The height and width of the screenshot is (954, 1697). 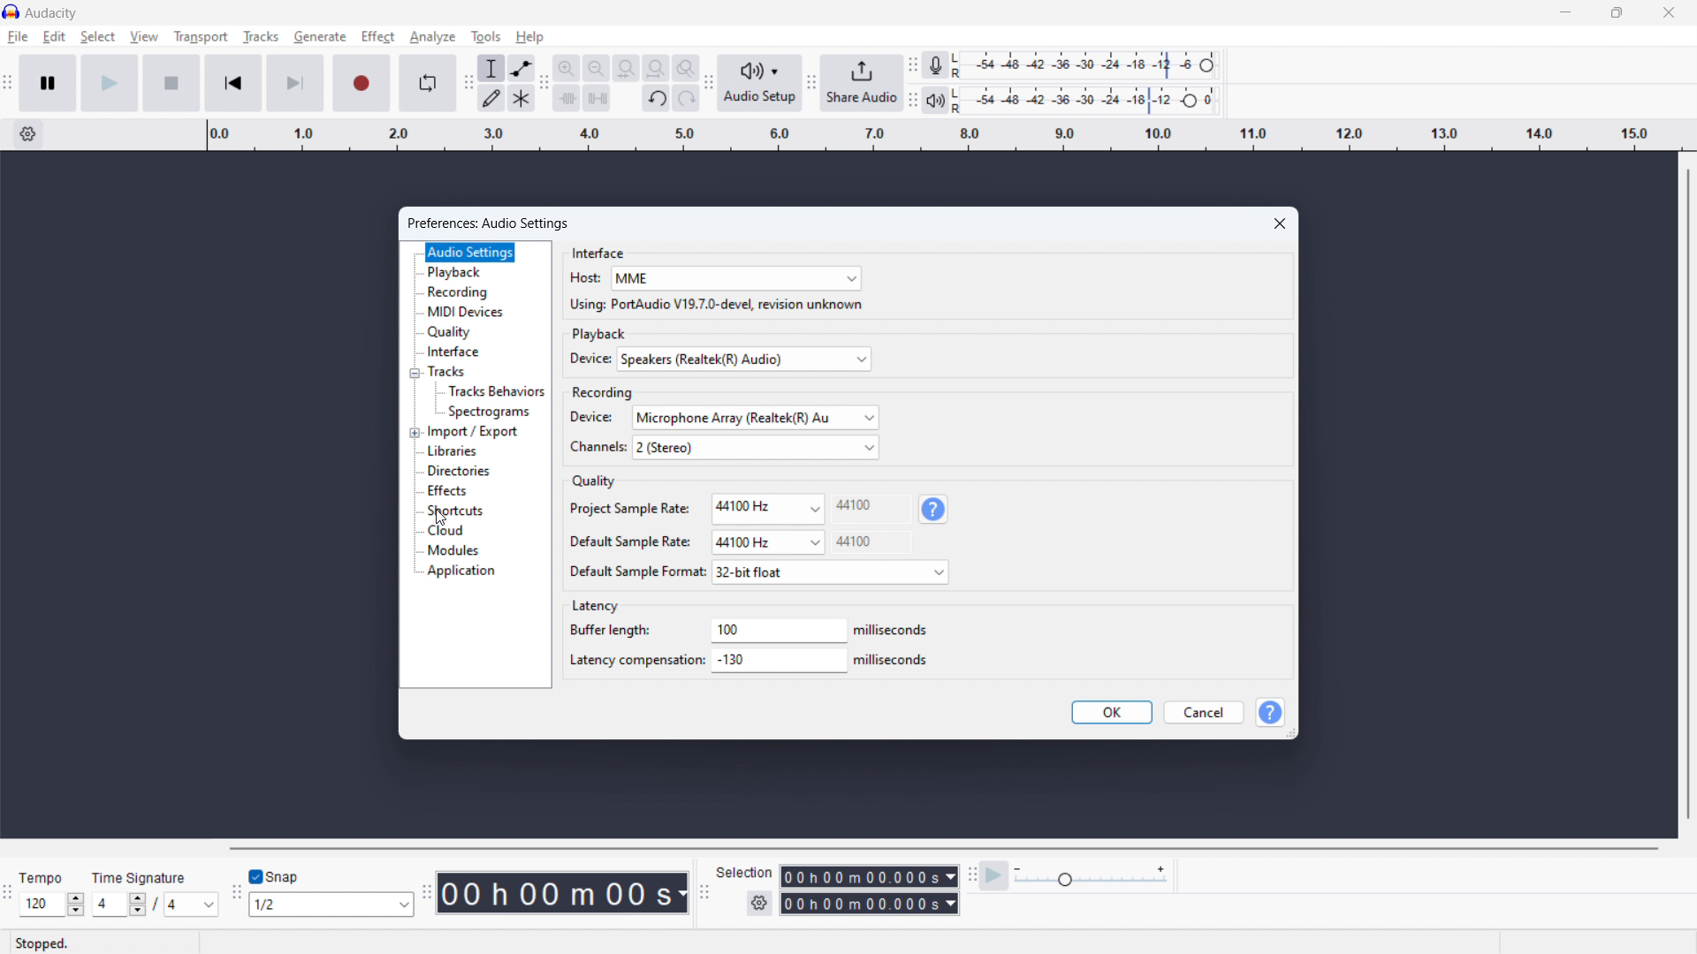 I want to click on silence audio selection, so click(x=597, y=98).